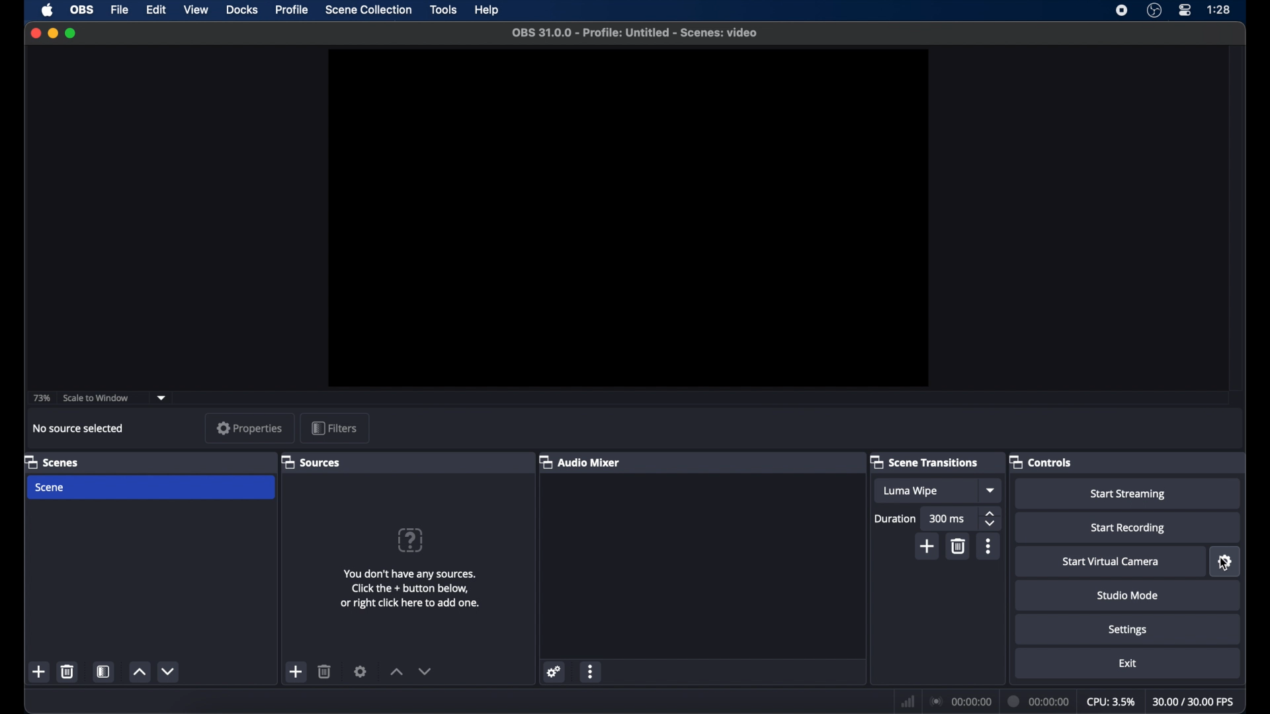 The width and height of the screenshot is (1270, 714). What do you see at coordinates (79, 428) in the screenshot?
I see `no source selected` at bounding box center [79, 428].